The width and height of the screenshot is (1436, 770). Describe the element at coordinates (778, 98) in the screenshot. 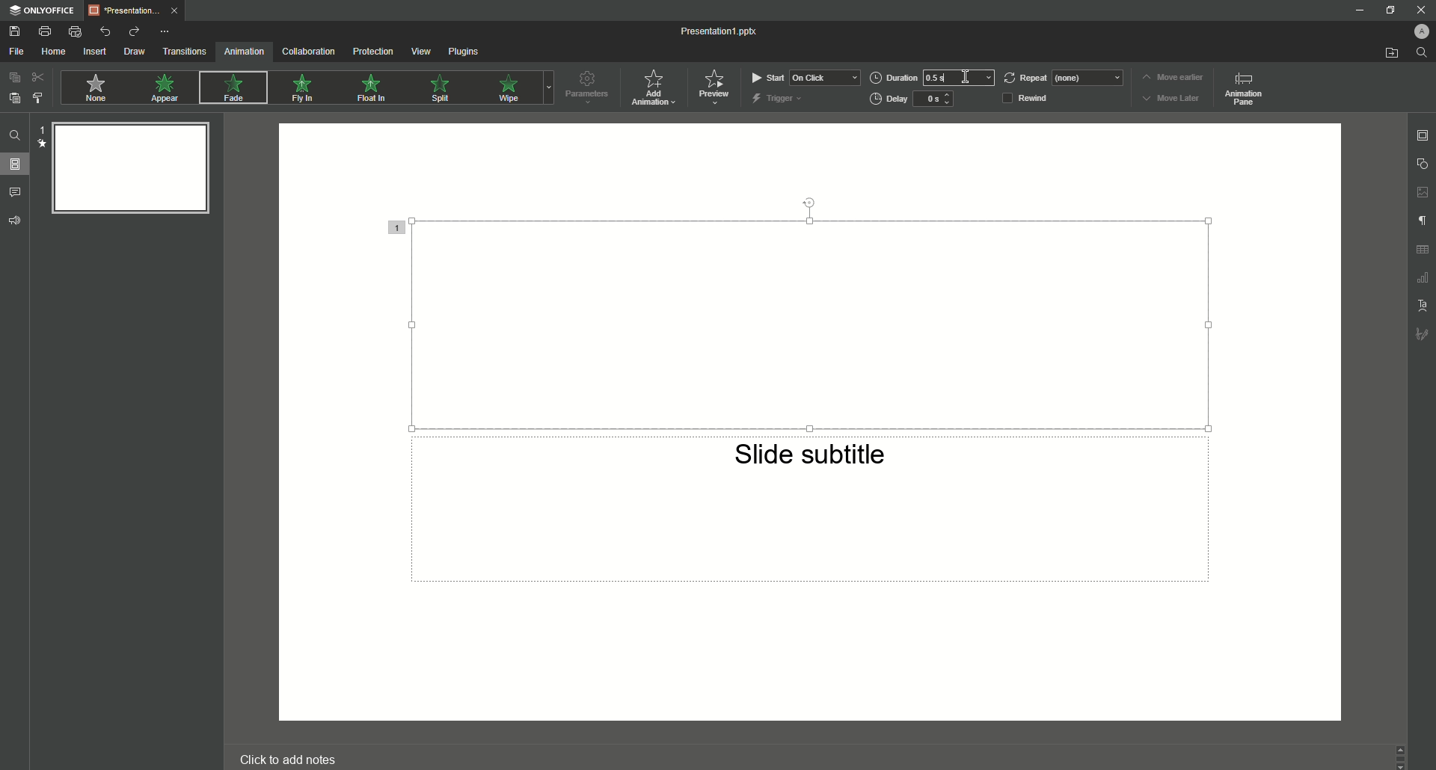

I see `Trigger` at that location.